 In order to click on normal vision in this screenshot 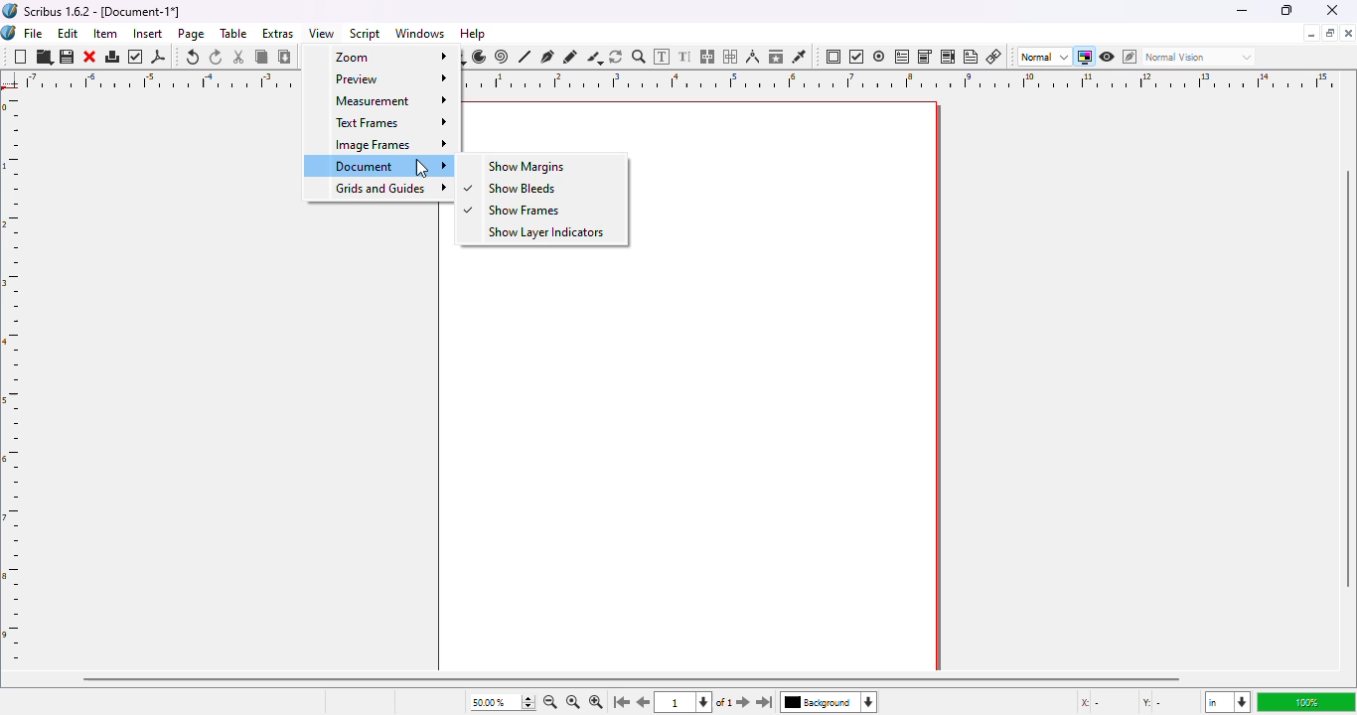, I will do `click(1201, 57)`.